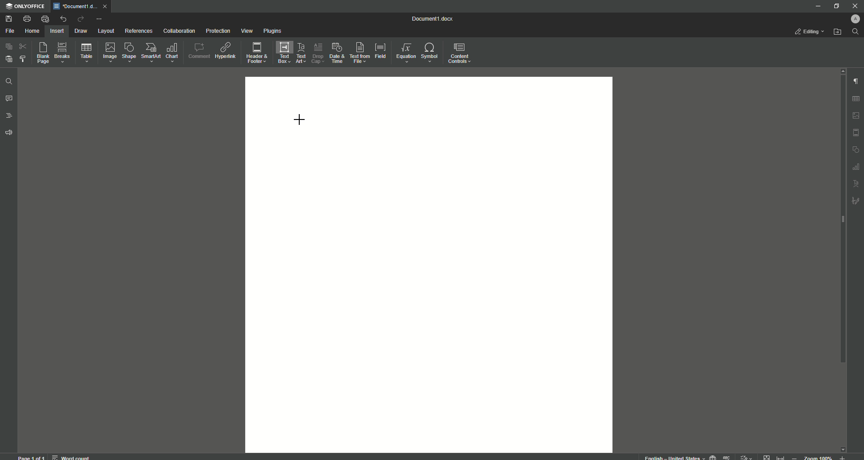  I want to click on  Paragraph Settings, so click(855, 81).